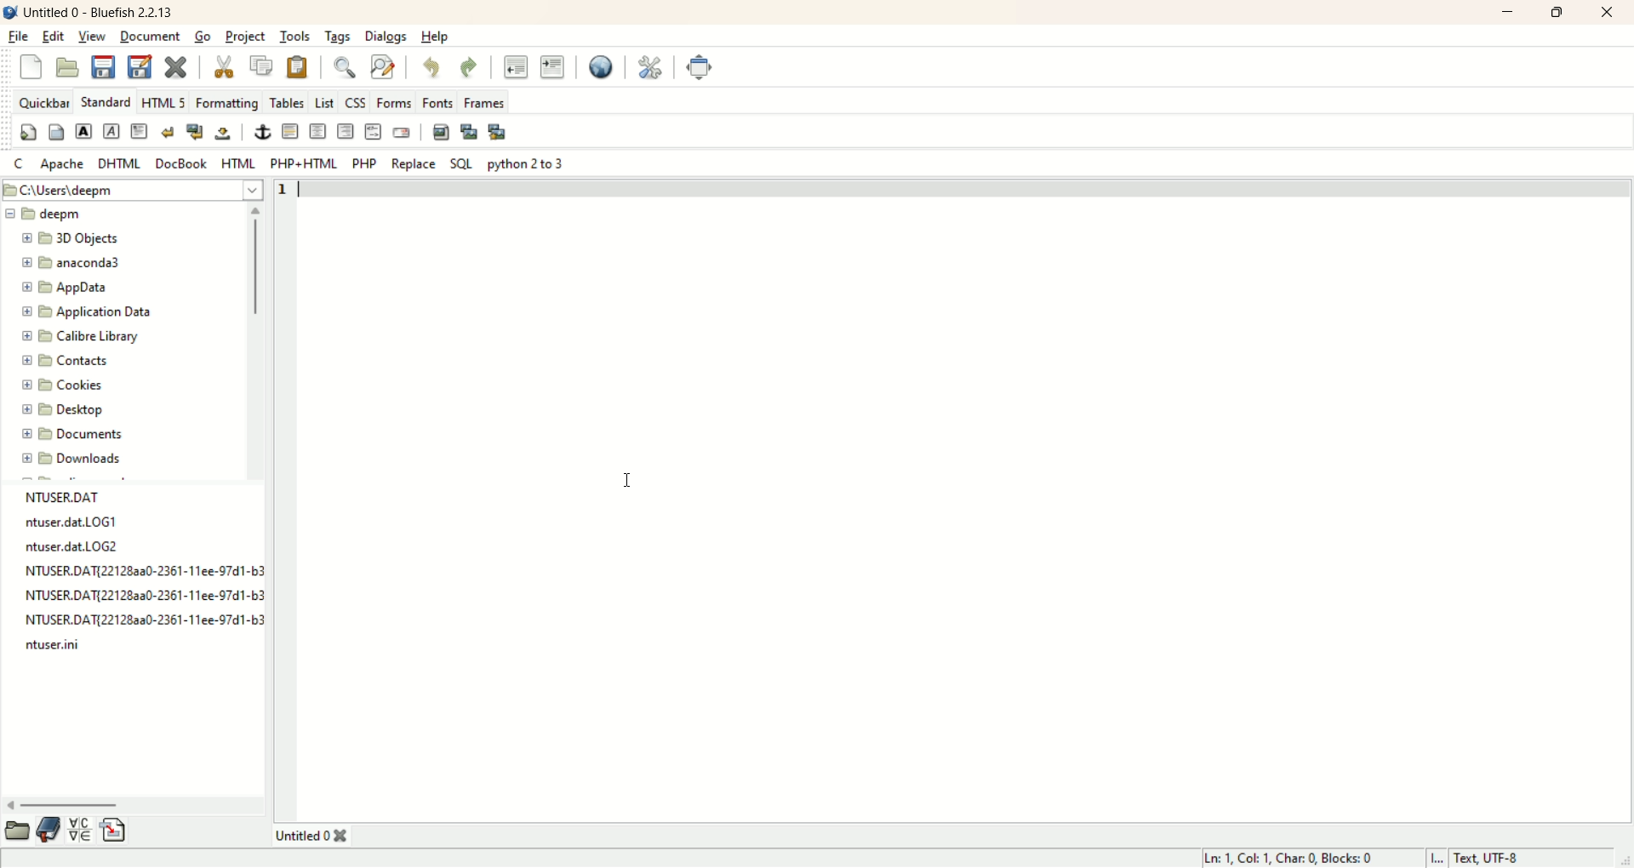 The height and width of the screenshot is (868, 1634). Describe the element at coordinates (1530, 859) in the screenshot. I see `text UTF-8` at that location.